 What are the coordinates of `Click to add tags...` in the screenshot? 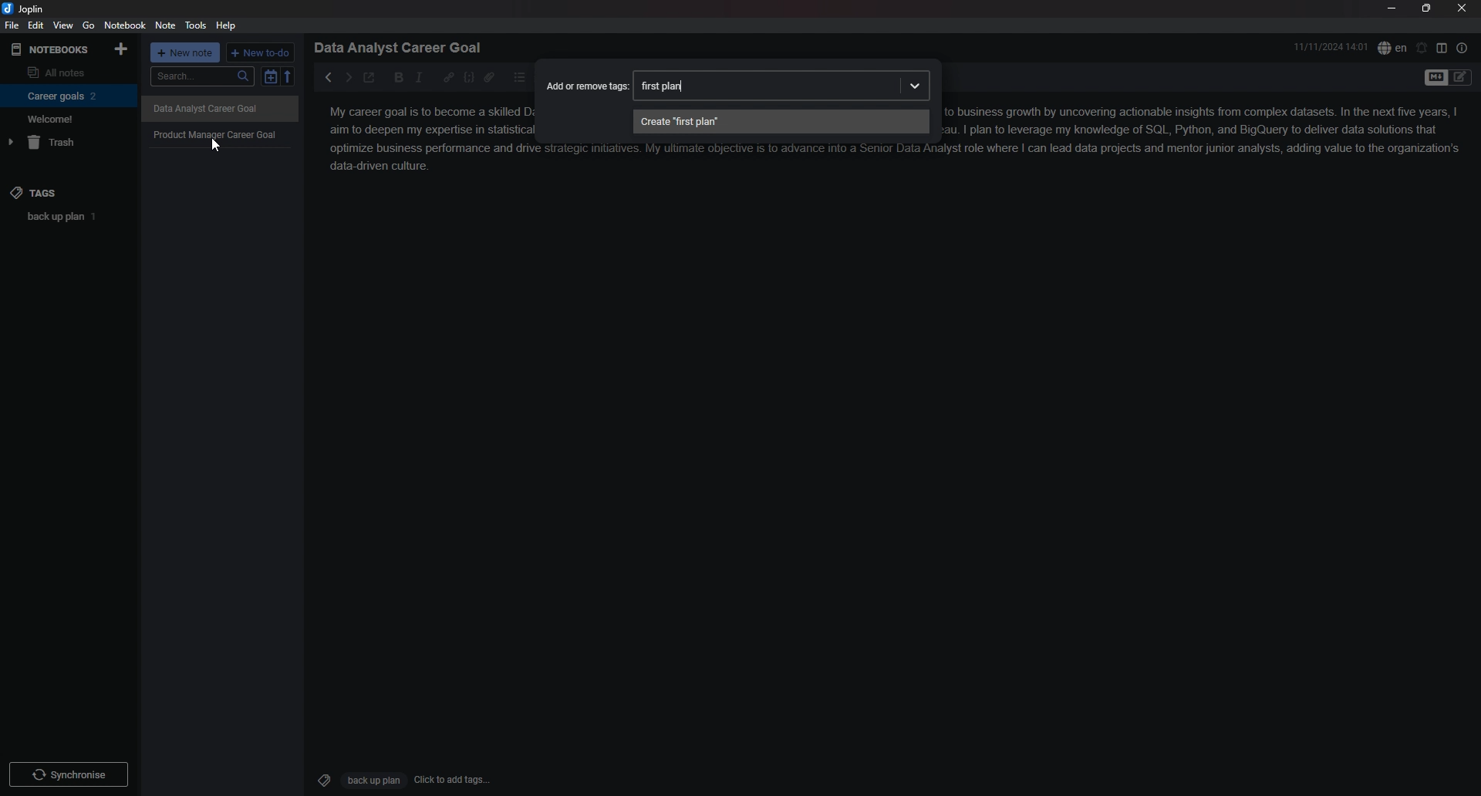 It's located at (454, 780).